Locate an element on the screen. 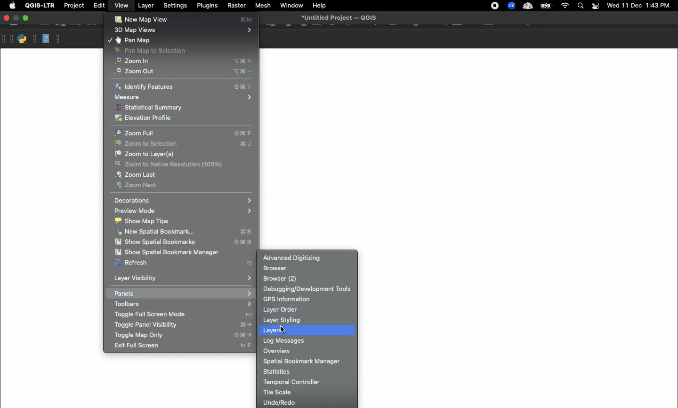 Image resolution: width=678 pixels, height=408 pixels. 11 Dec is located at coordinates (632, 7).